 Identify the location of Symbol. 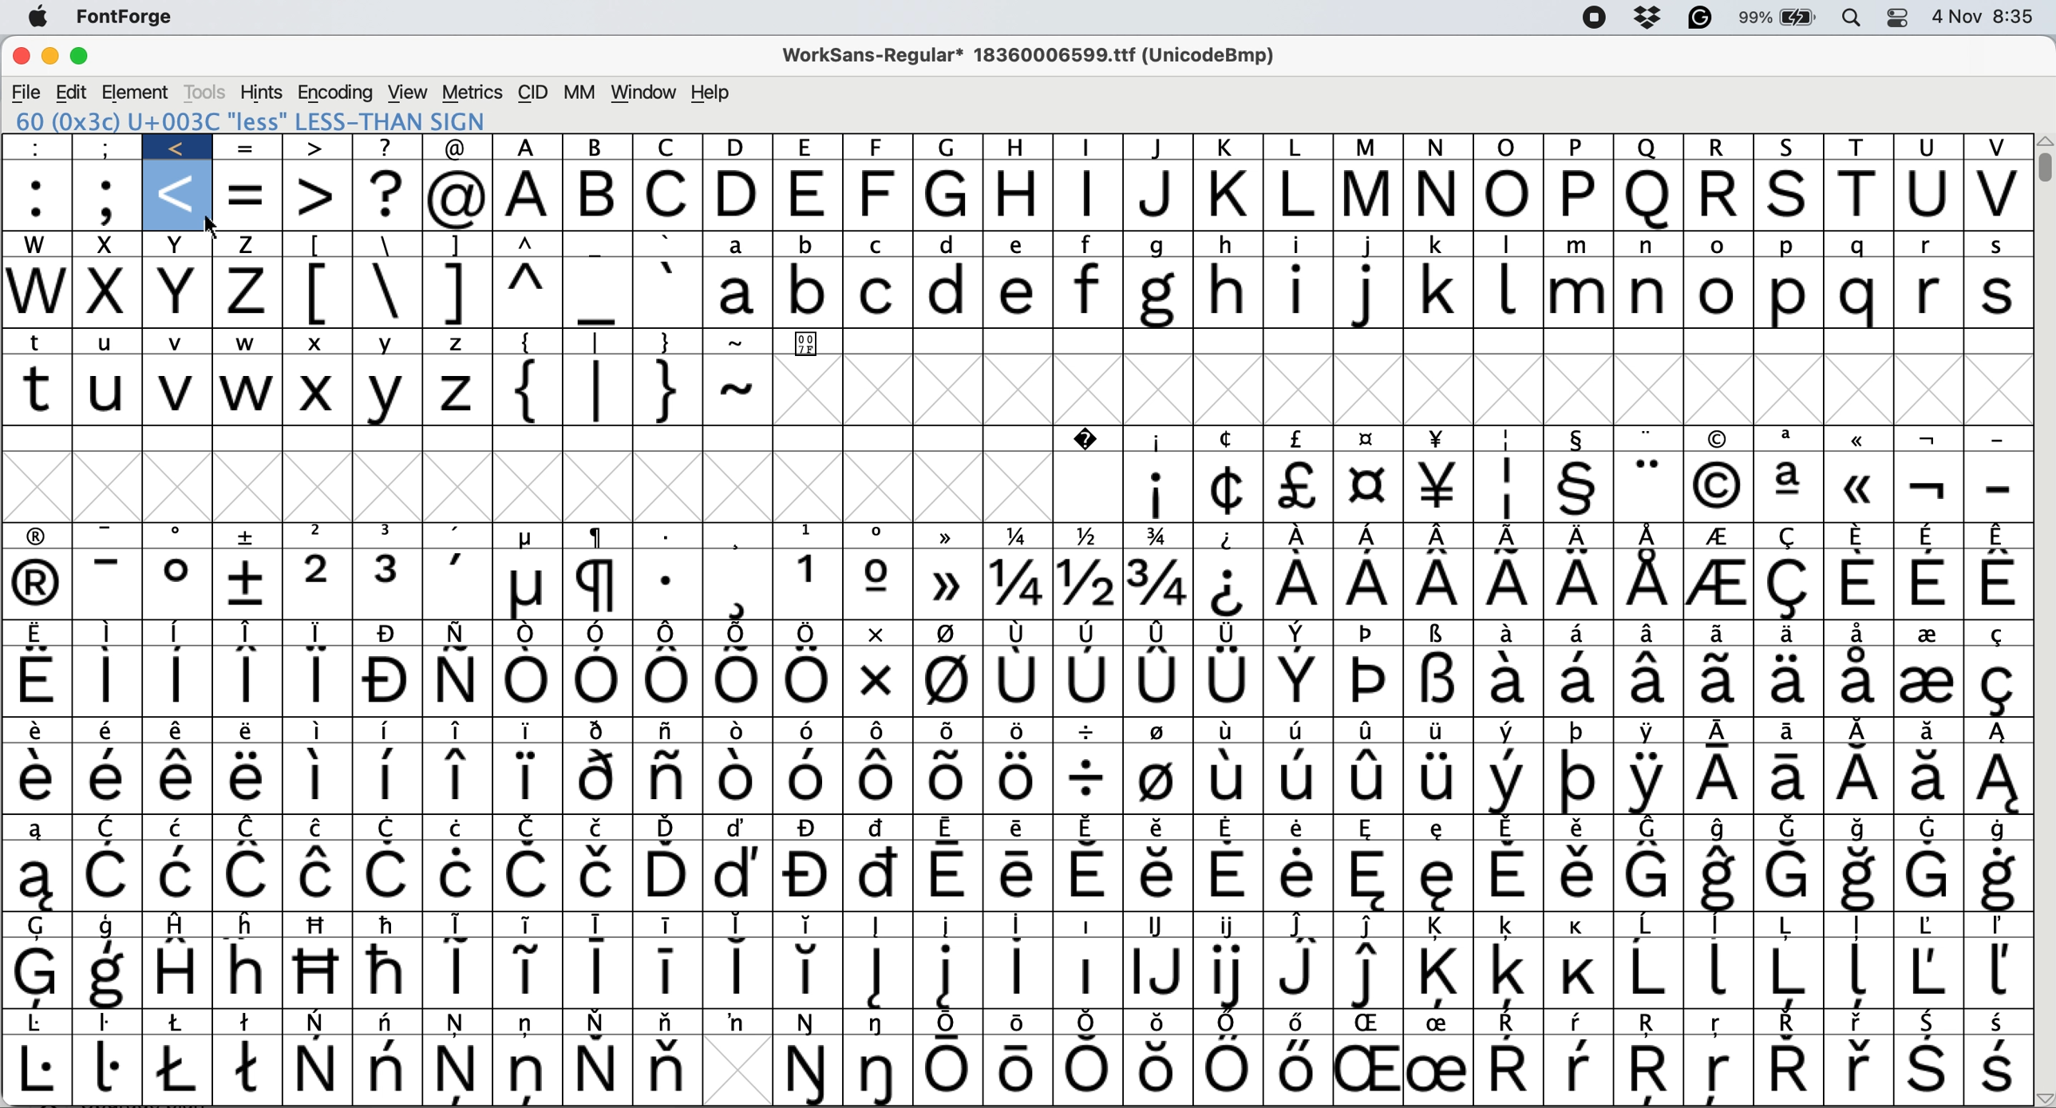
(1580, 485).